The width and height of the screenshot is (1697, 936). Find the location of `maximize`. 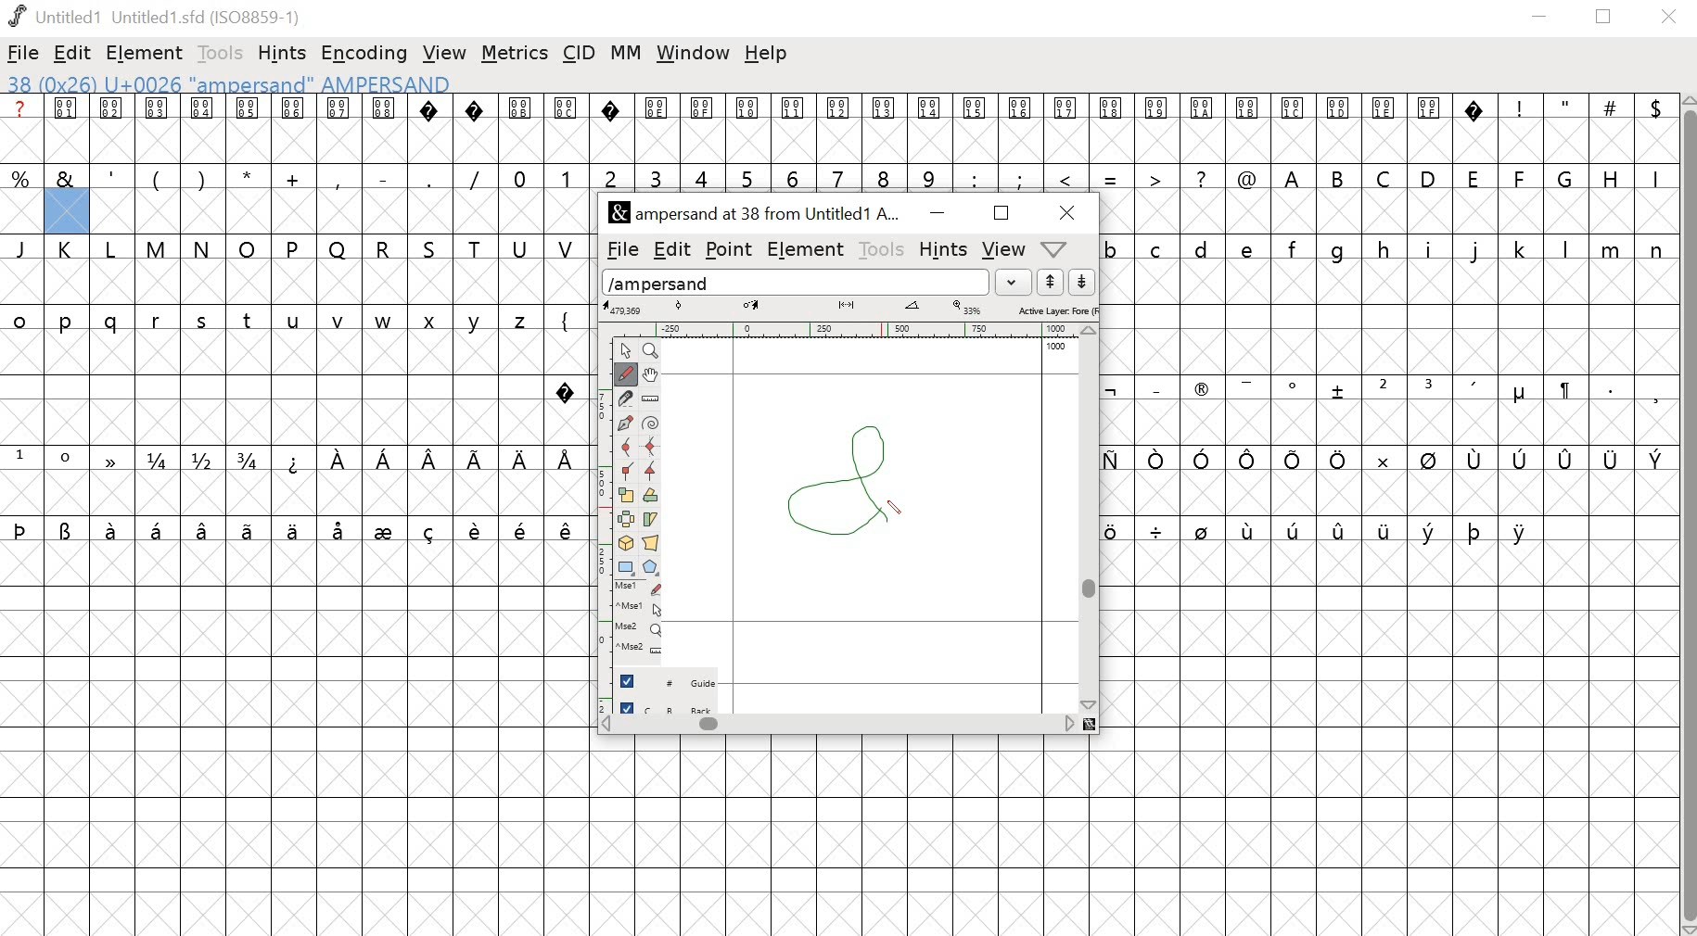

maximize is located at coordinates (1001, 214).